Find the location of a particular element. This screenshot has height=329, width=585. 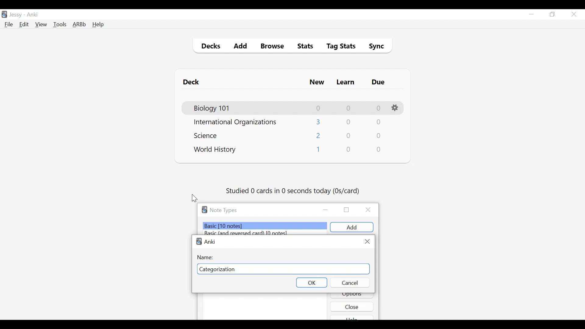

Close is located at coordinates (352, 306).